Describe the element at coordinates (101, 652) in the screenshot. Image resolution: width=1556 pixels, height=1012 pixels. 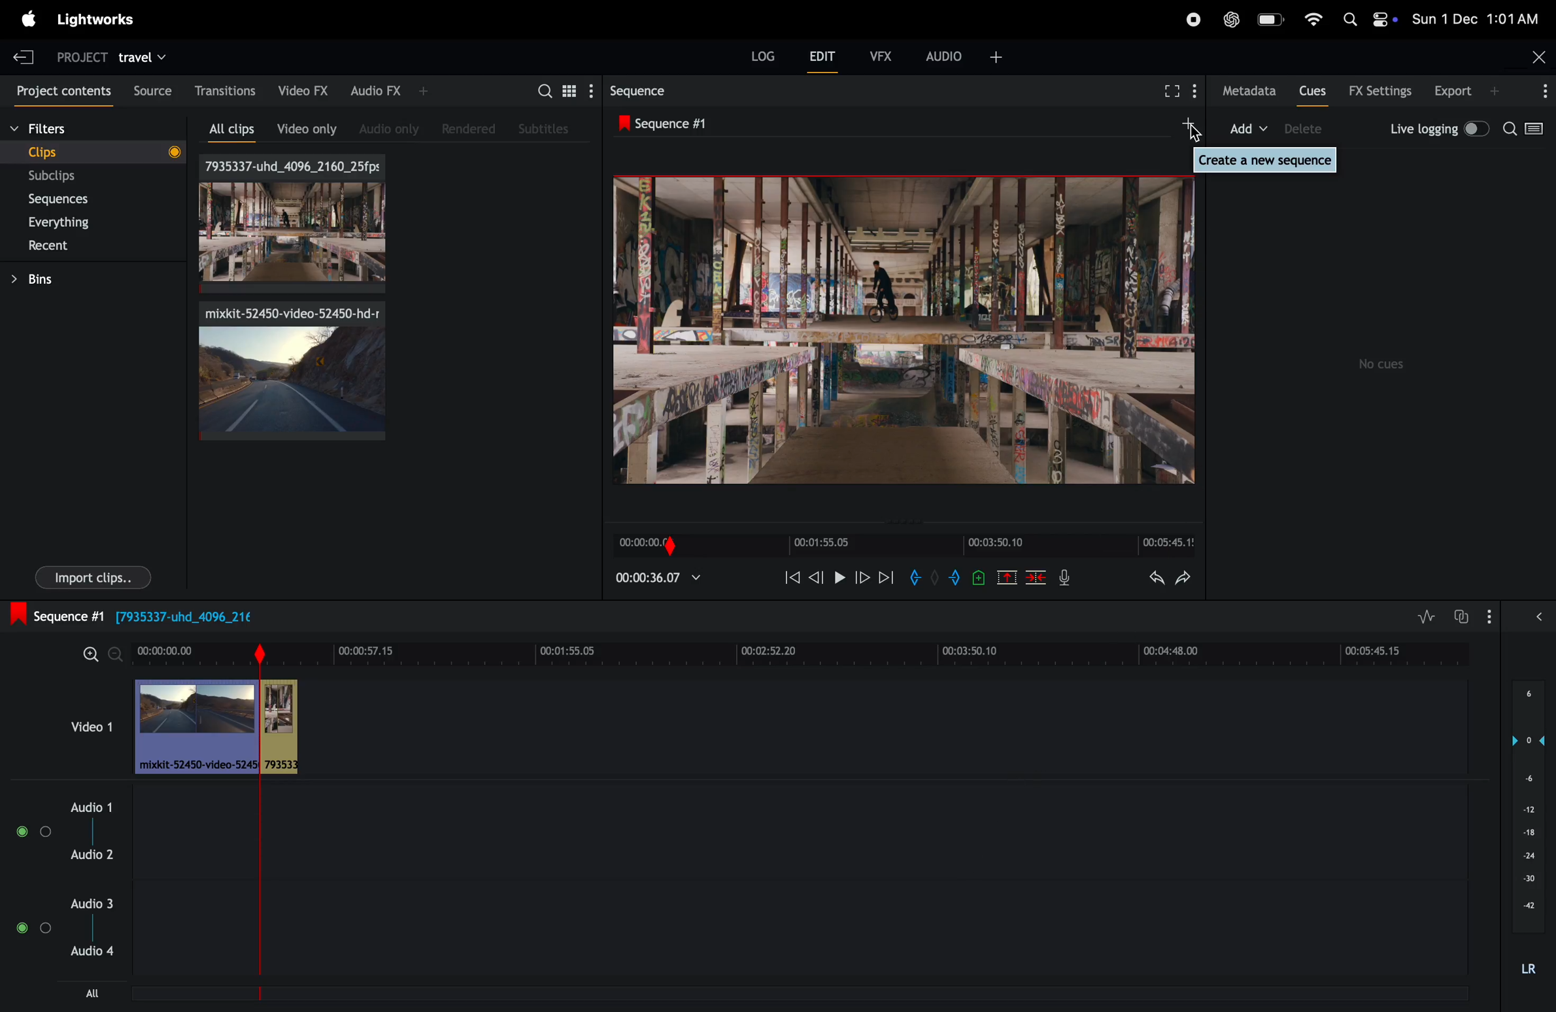
I see `zoom in zoom out` at that location.